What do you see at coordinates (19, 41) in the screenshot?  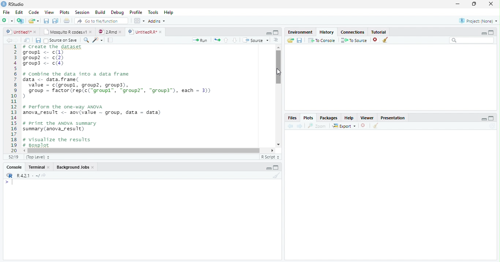 I see `Next` at bounding box center [19, 41].